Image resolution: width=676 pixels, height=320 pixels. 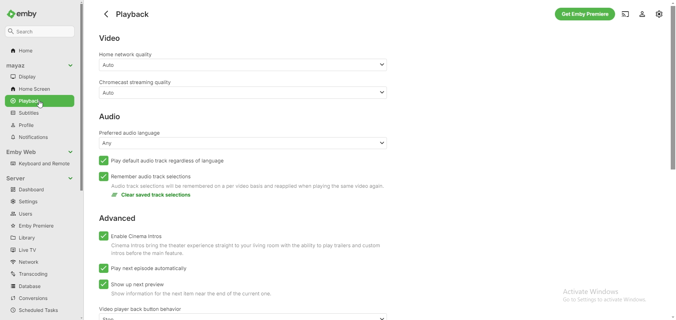 I want to click on Cinema Intros bring the theater experience straight to your living room with the ability to play trailers and customintros before the main feature., so click(x=244, y=250).